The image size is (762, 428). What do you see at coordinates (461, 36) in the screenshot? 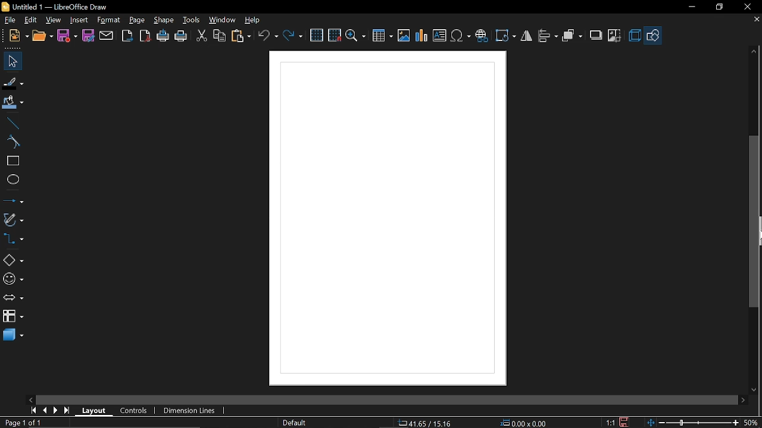
I see `insert symbol` at bounding box center [461, 36].